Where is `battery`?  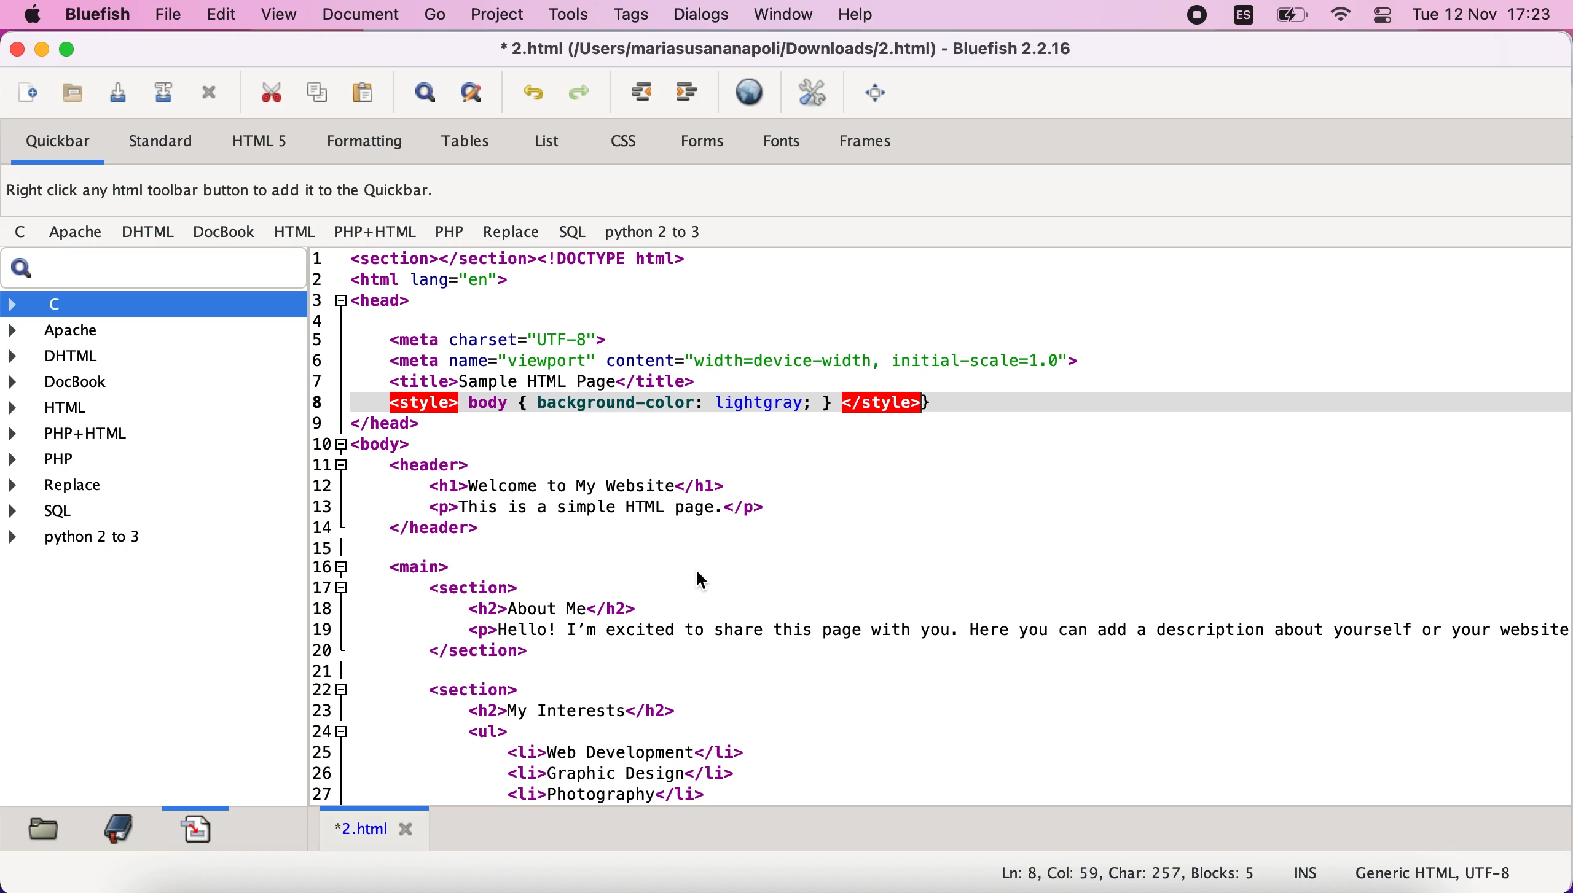
battery is located at coordinates (1288, 20).